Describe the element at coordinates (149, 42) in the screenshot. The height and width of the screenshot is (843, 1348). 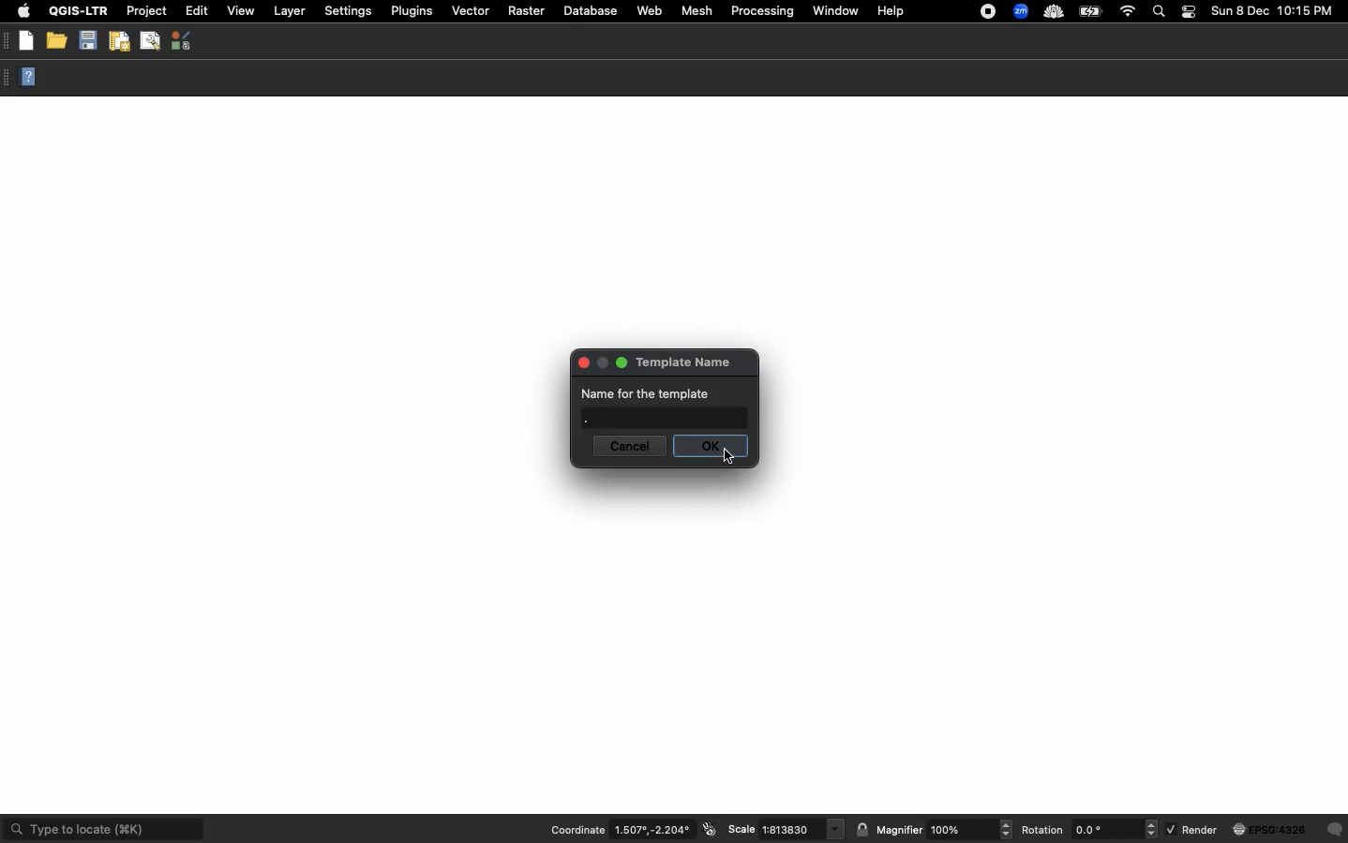
I see `Show layout manager` at that location.